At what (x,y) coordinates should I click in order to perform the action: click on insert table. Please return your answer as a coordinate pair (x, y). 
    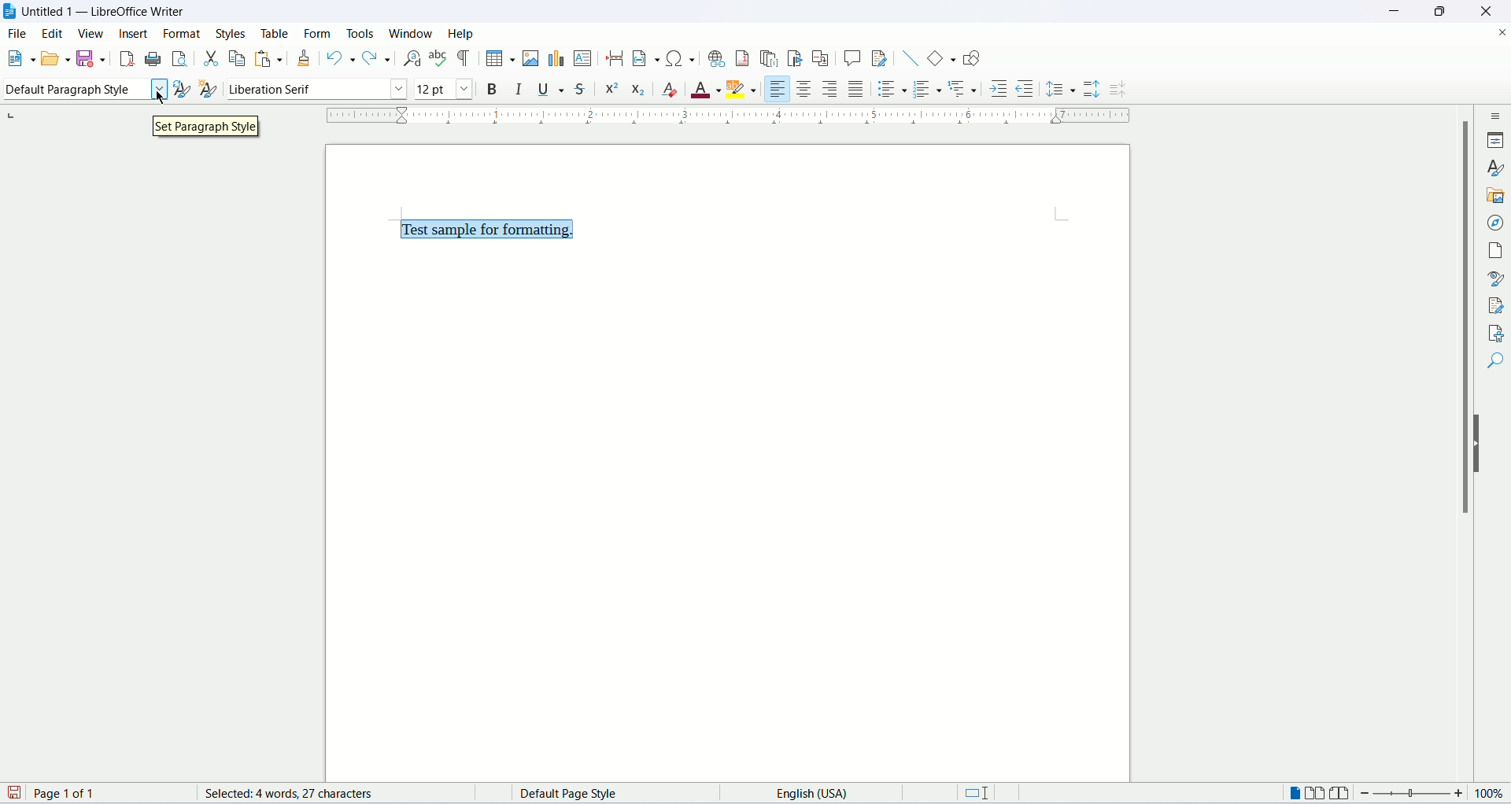
    Looking at the image, I should click on (498, 57).